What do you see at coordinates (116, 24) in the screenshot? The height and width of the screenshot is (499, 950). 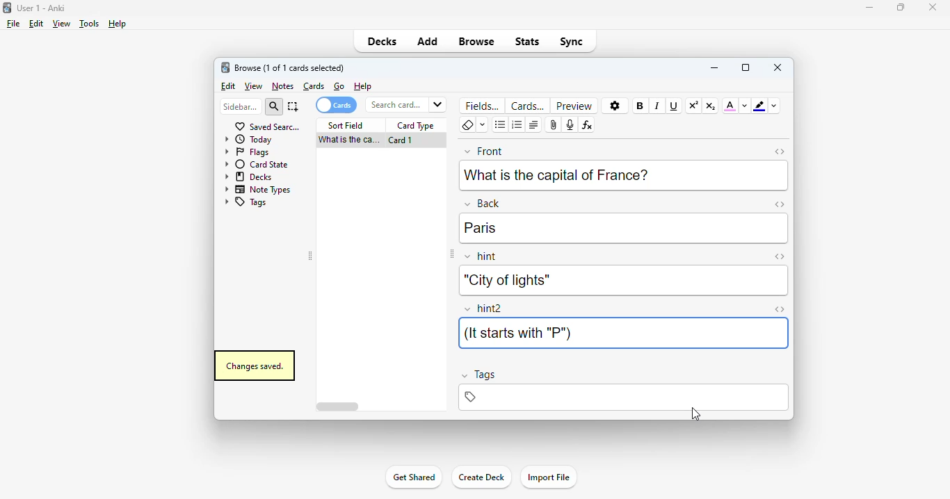 I see `help` at bounding box center [116, 24].